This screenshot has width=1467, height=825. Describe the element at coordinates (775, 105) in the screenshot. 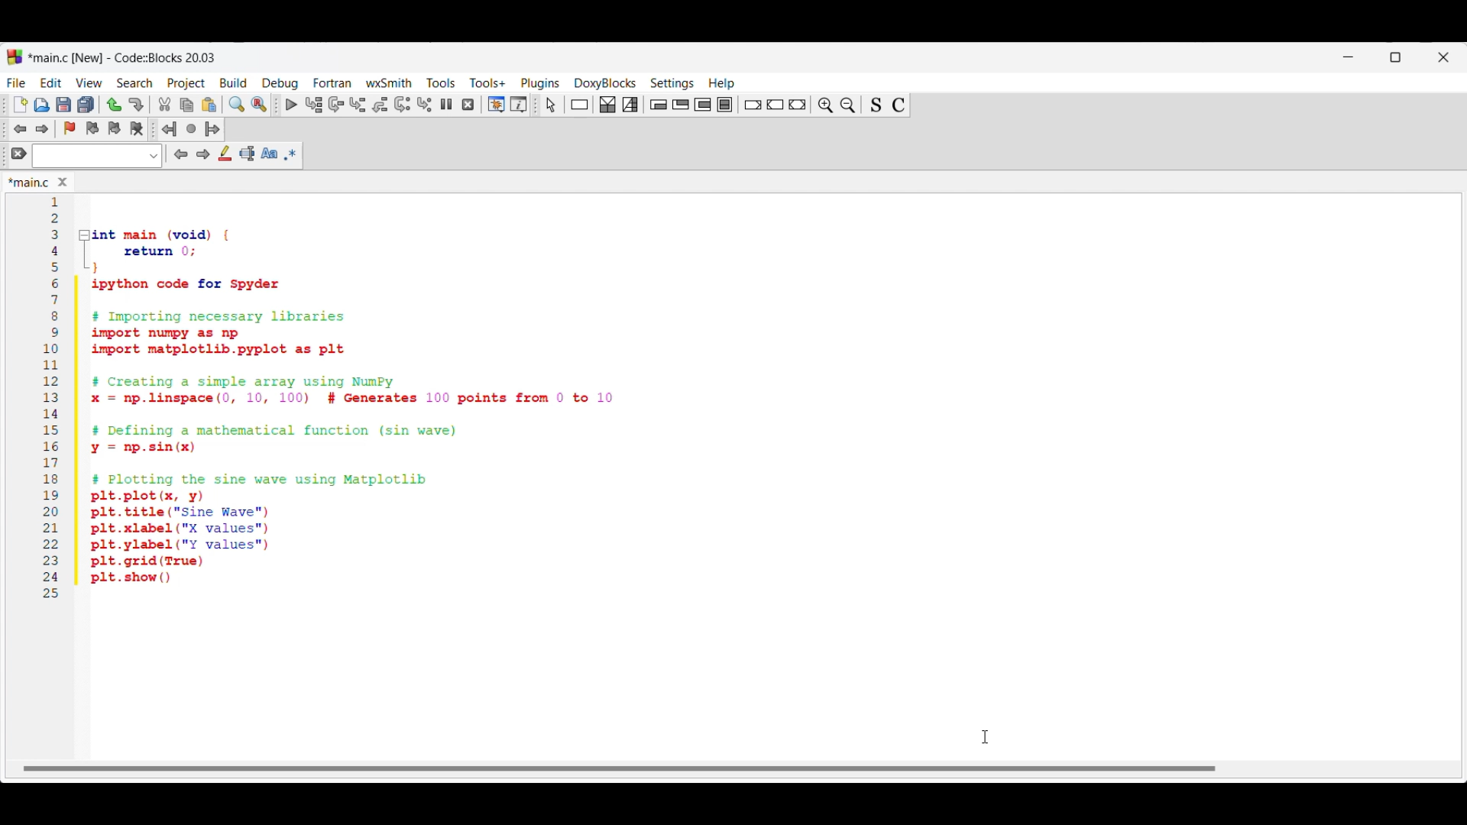

I see `Continue instruction` at that location.